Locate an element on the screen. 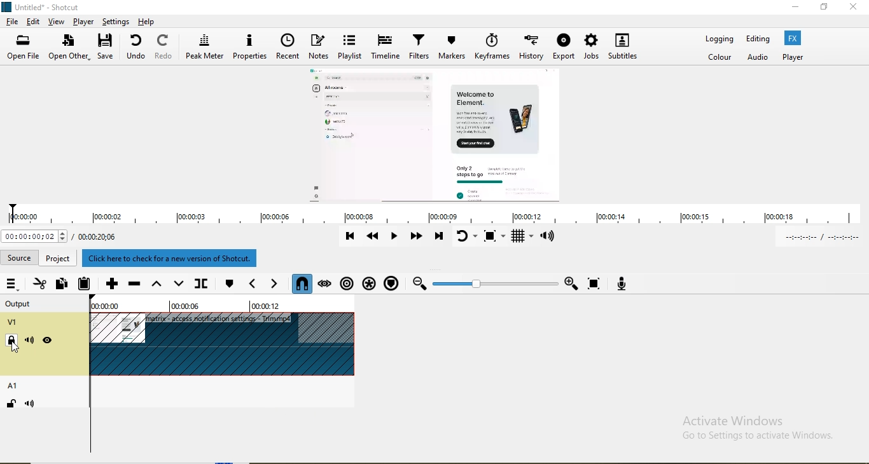 This screenshot has width=869, height=464. Timeline menu is located at coordinates (13, 284).